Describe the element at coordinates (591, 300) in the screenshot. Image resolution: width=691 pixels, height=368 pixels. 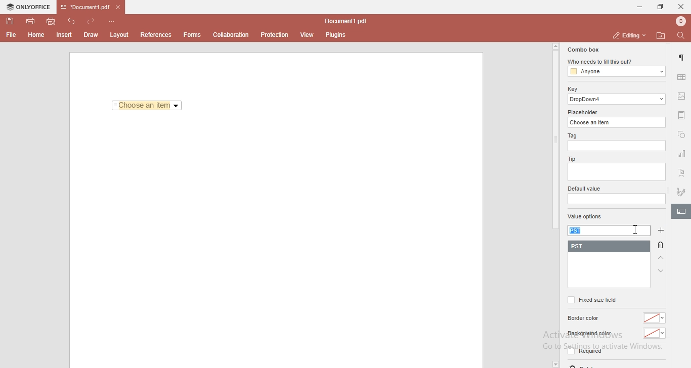
I see `fixed size field` at that location.